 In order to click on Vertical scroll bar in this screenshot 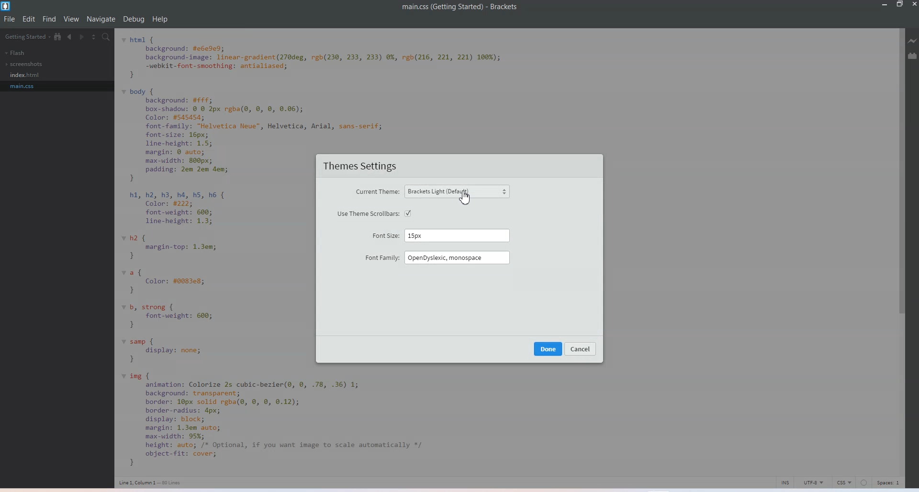, I will do `click(899, 248)`.